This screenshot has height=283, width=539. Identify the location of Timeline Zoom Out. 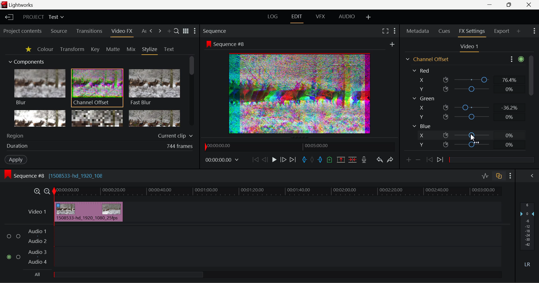
(48, 192).